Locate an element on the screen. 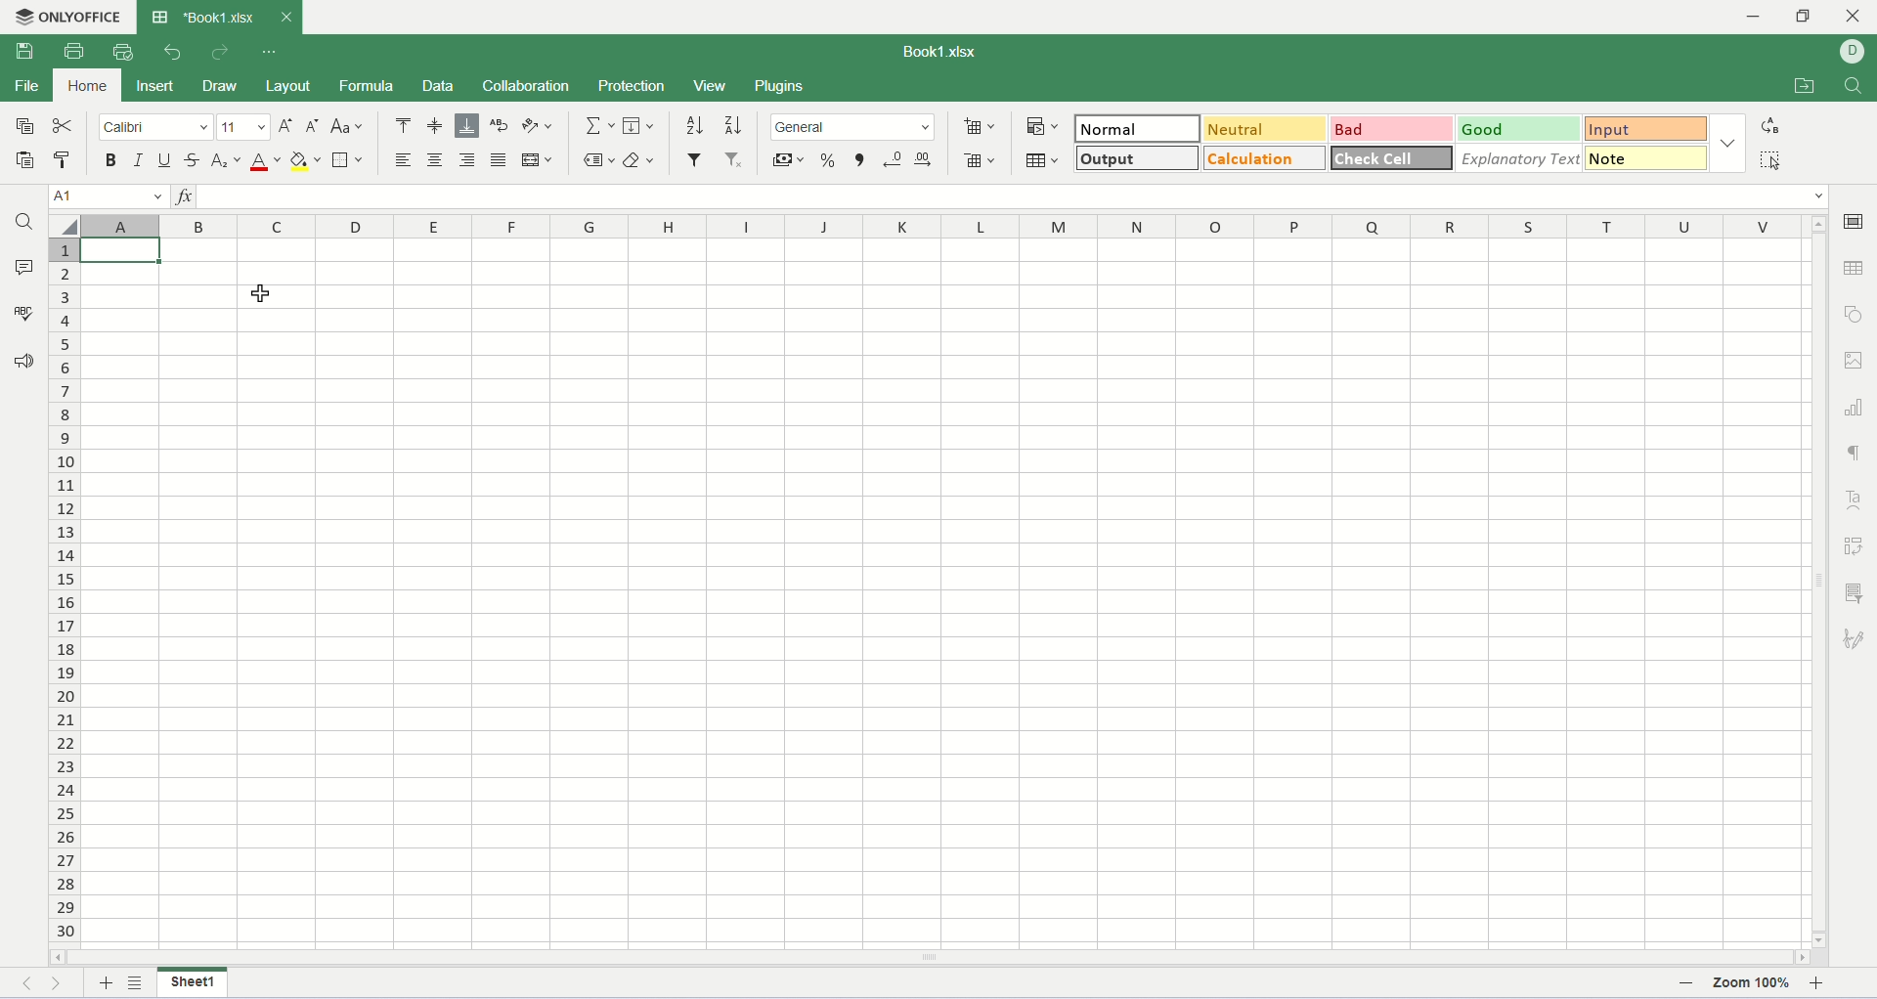 The width and height of the screenshot is (1877, 999). minimize is located at coordinates (1750, 15).